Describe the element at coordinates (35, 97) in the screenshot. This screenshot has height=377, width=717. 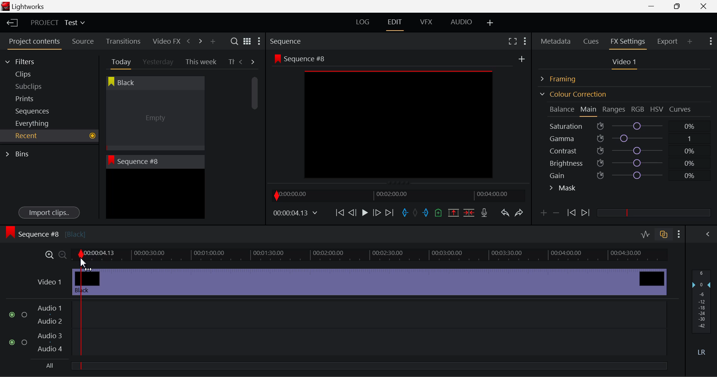
I see `Prints` at that location.